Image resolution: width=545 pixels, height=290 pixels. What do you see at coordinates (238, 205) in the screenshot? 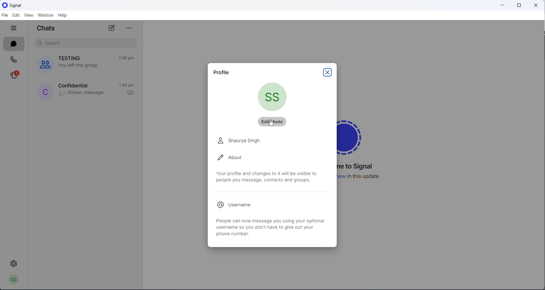
I see `username` at bounding box center [238, 205].